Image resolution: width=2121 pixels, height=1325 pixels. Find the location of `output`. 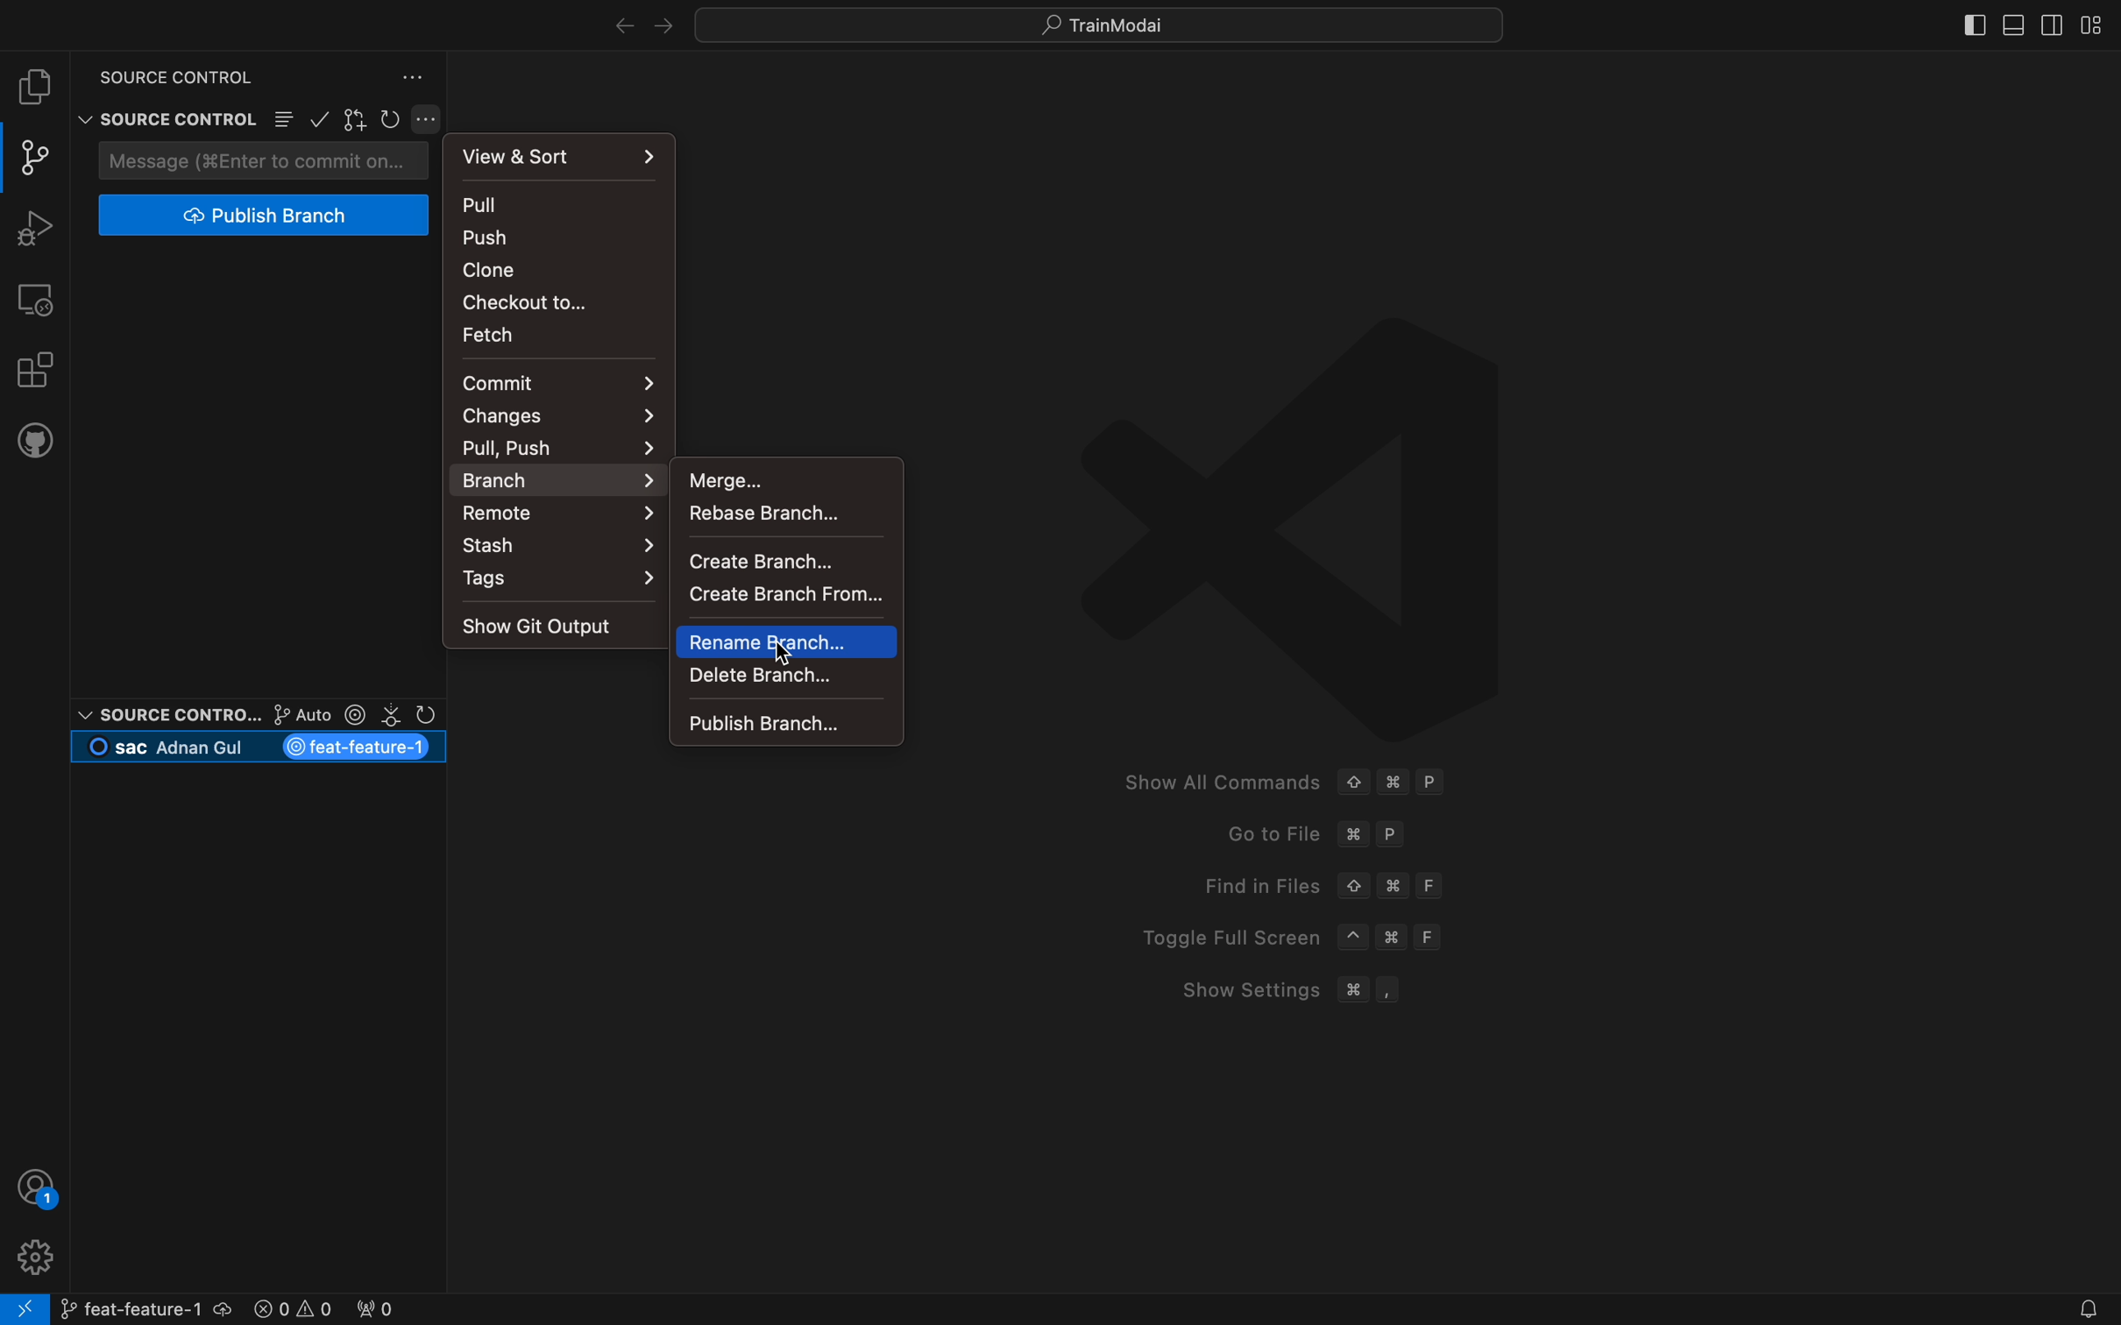

output is located at coordinates (555, 626).